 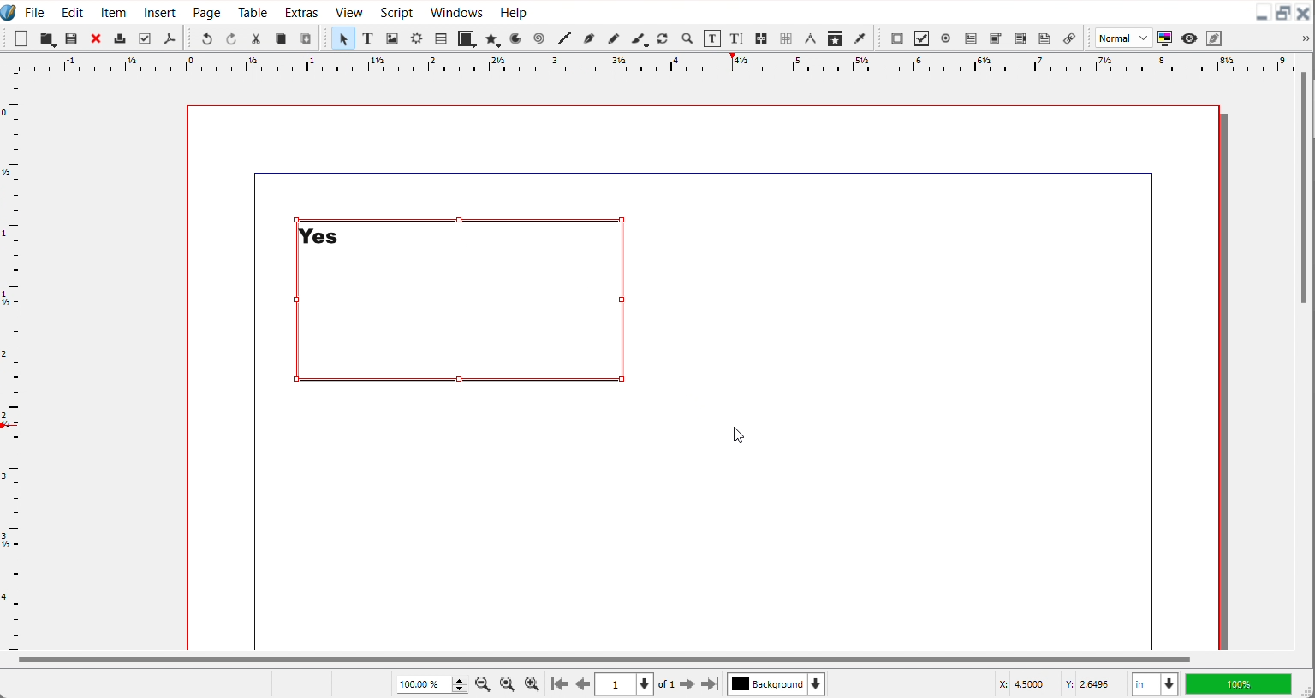 What do you see at coordinates (301, 10) in the screenshot?
I see `Extras` at bounding box center [301, 10].